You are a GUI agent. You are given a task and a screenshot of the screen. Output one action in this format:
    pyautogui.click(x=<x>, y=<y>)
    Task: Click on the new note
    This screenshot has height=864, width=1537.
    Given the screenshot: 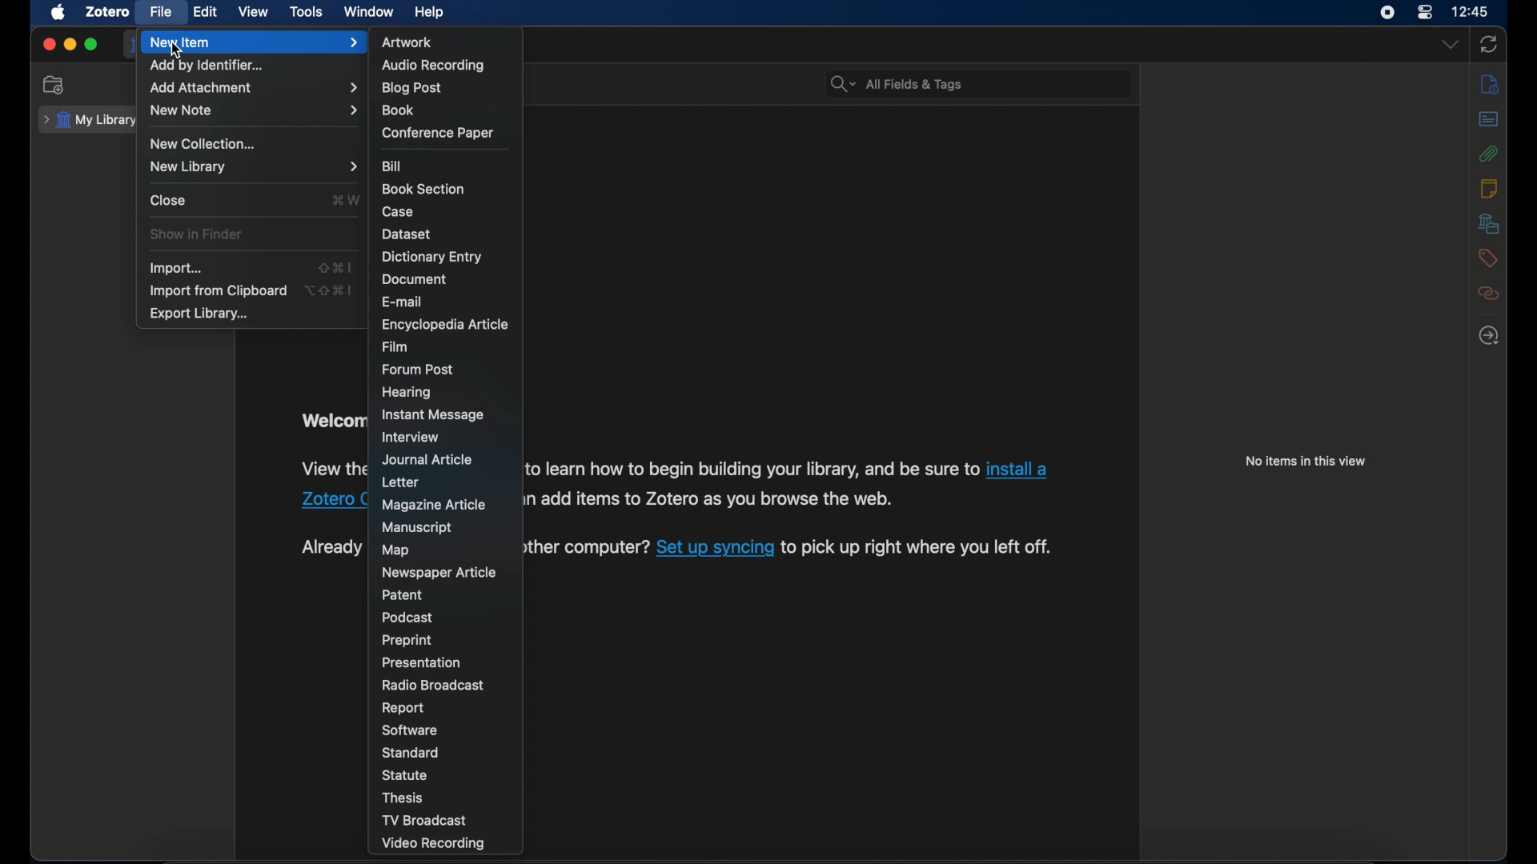 What is the action you would take?
    pyautogui.click(x=254, y=110)
    